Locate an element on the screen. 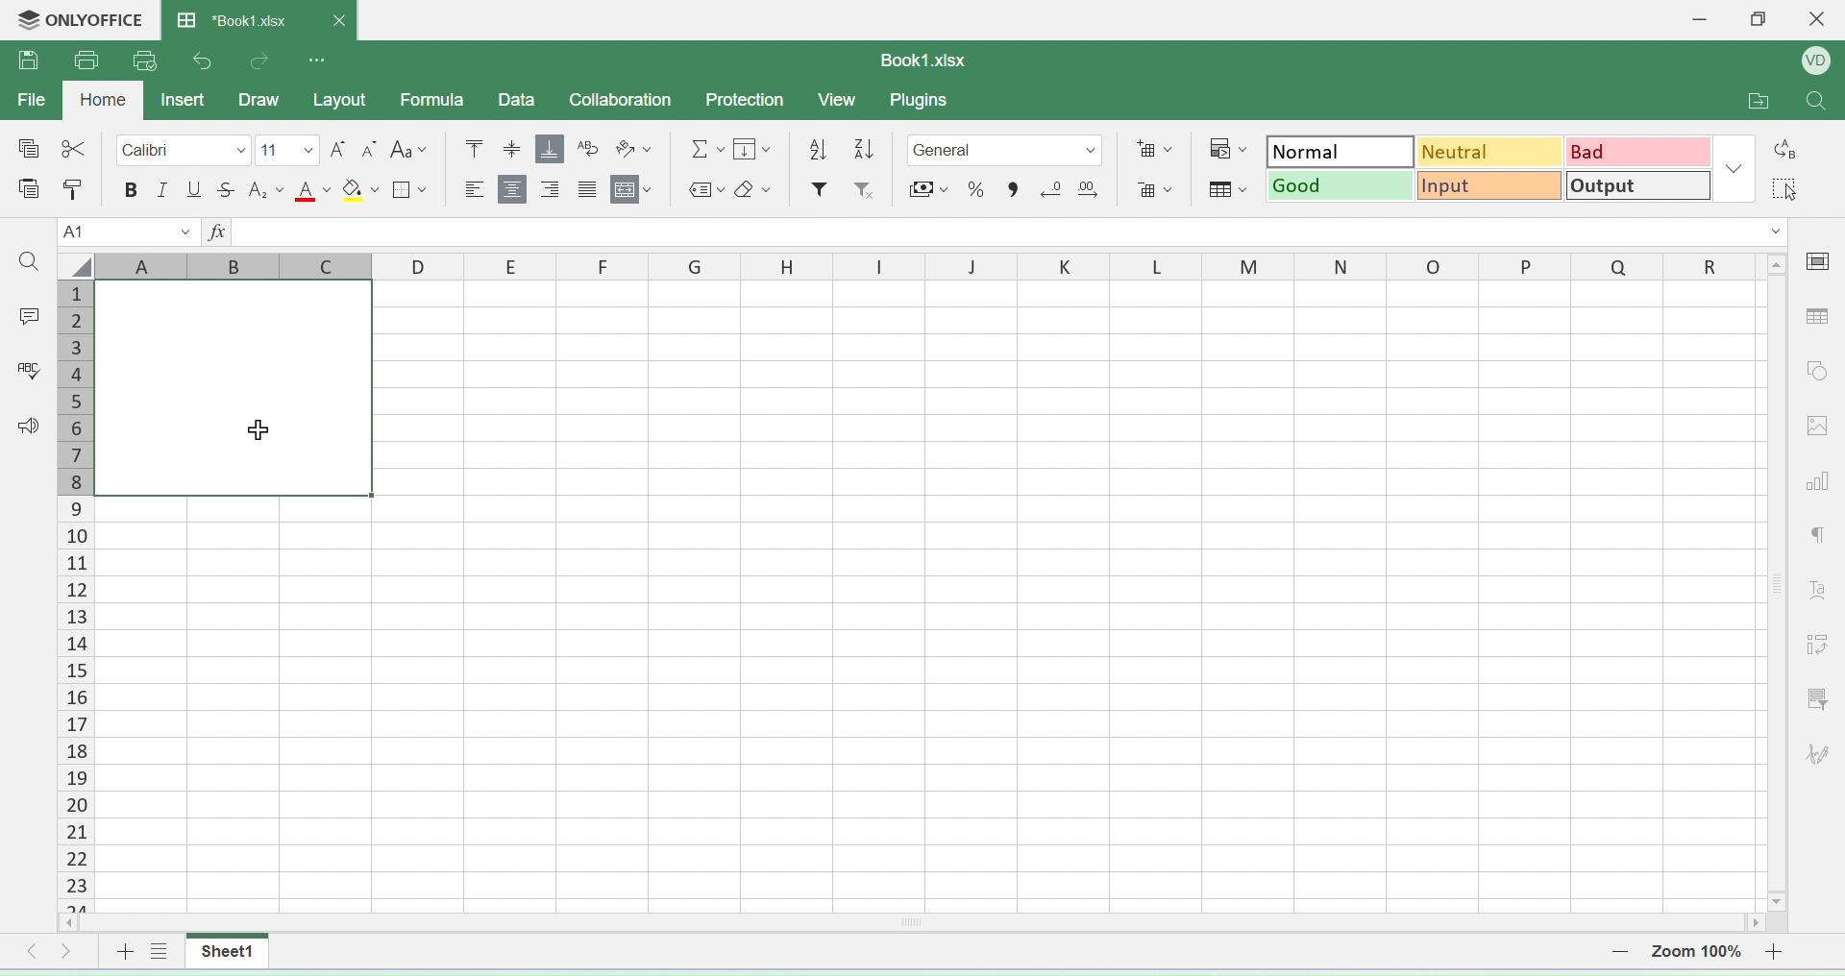 The height and width of the screenshot is (976, 1845). redo is located at coordinates (259, 61).